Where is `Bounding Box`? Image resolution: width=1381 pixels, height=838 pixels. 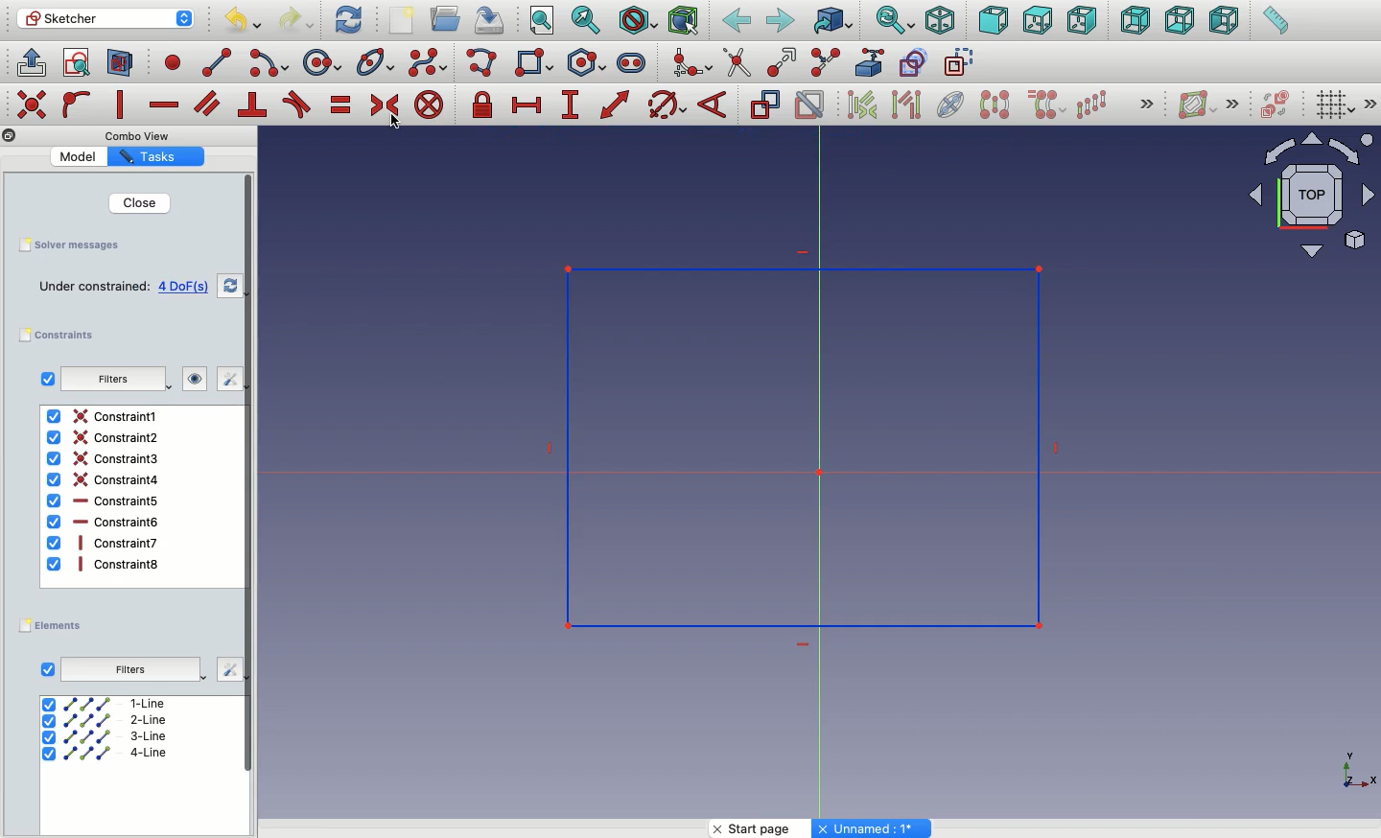 Bounding Box is located at coordinates (683, 21).